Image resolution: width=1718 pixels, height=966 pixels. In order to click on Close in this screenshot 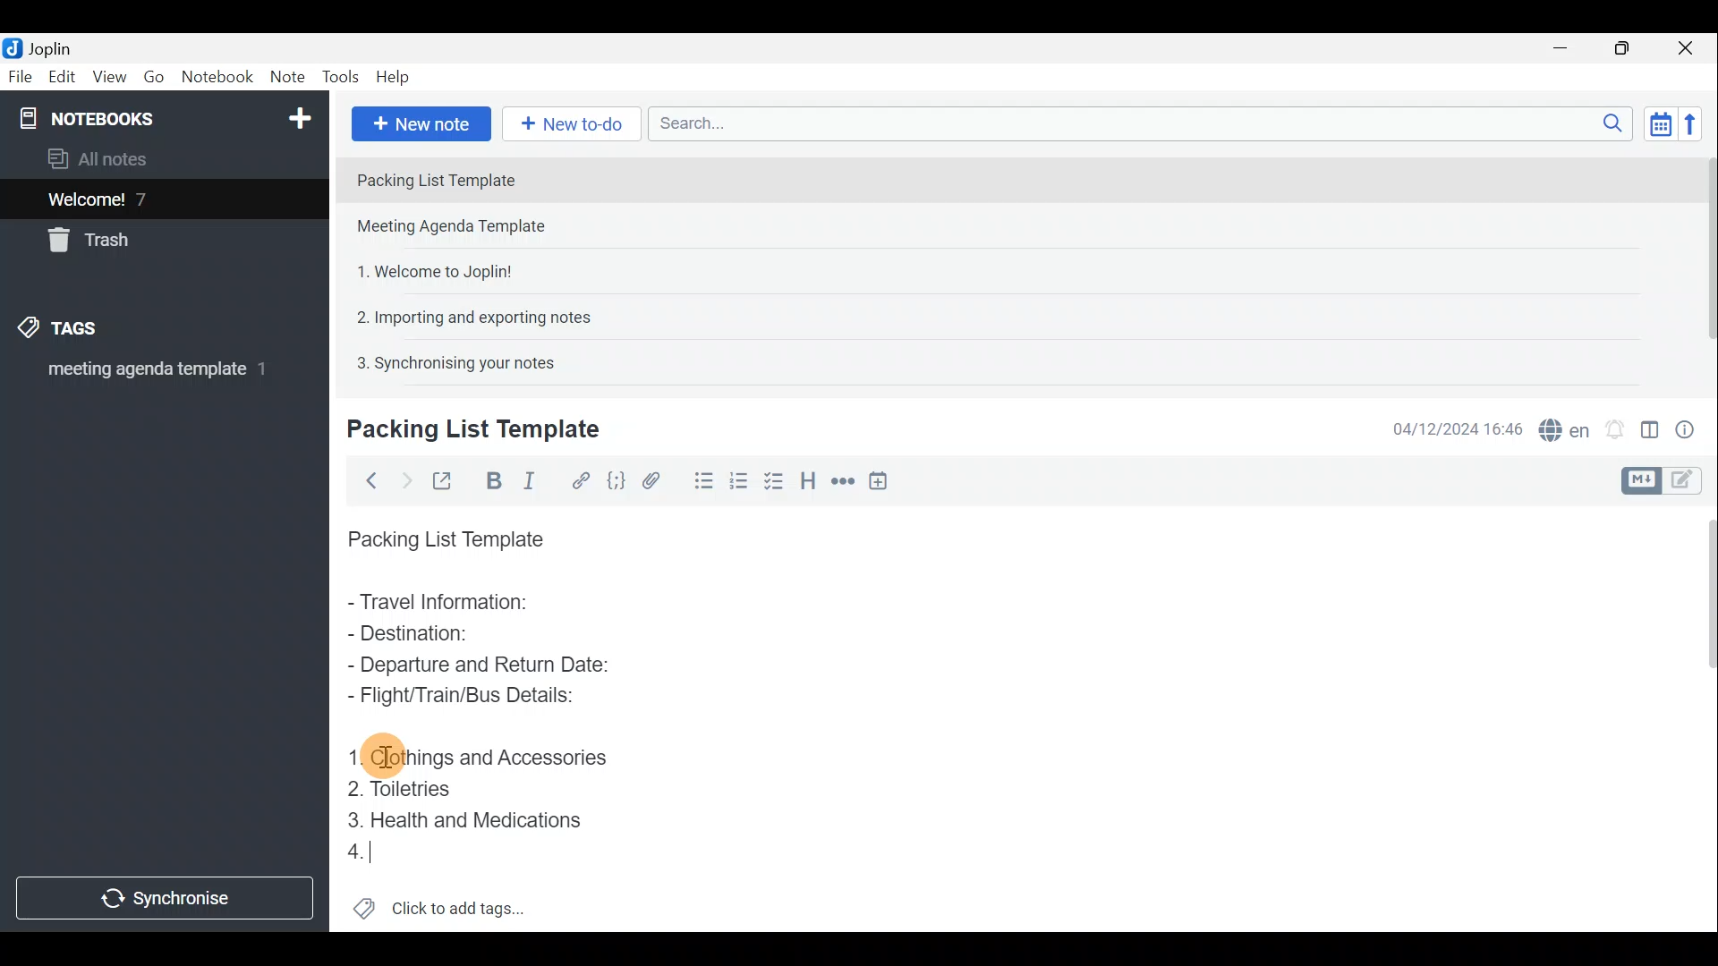, I will do `click(1691, 47)`.